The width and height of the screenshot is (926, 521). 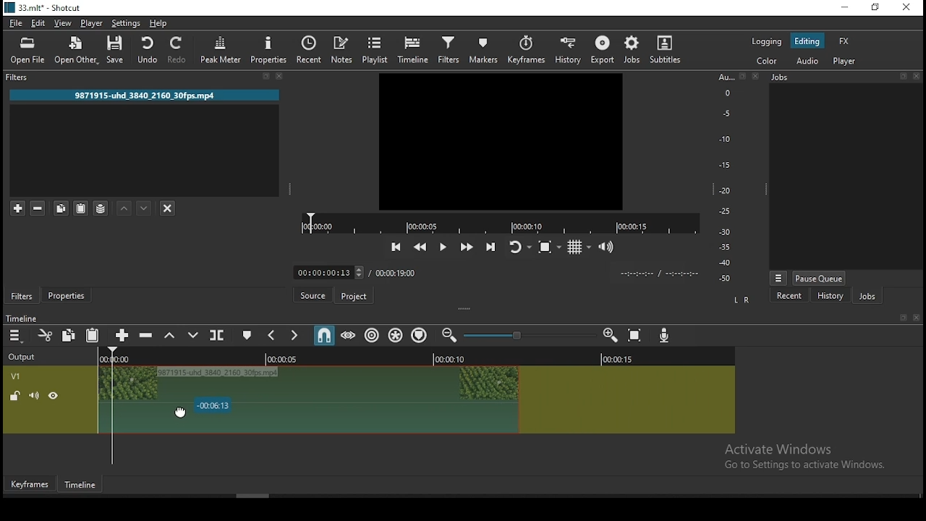 What do you see at coordinates (145, 207) in the screenshot?
I see `move filter down` at bounding box center [145, 207].